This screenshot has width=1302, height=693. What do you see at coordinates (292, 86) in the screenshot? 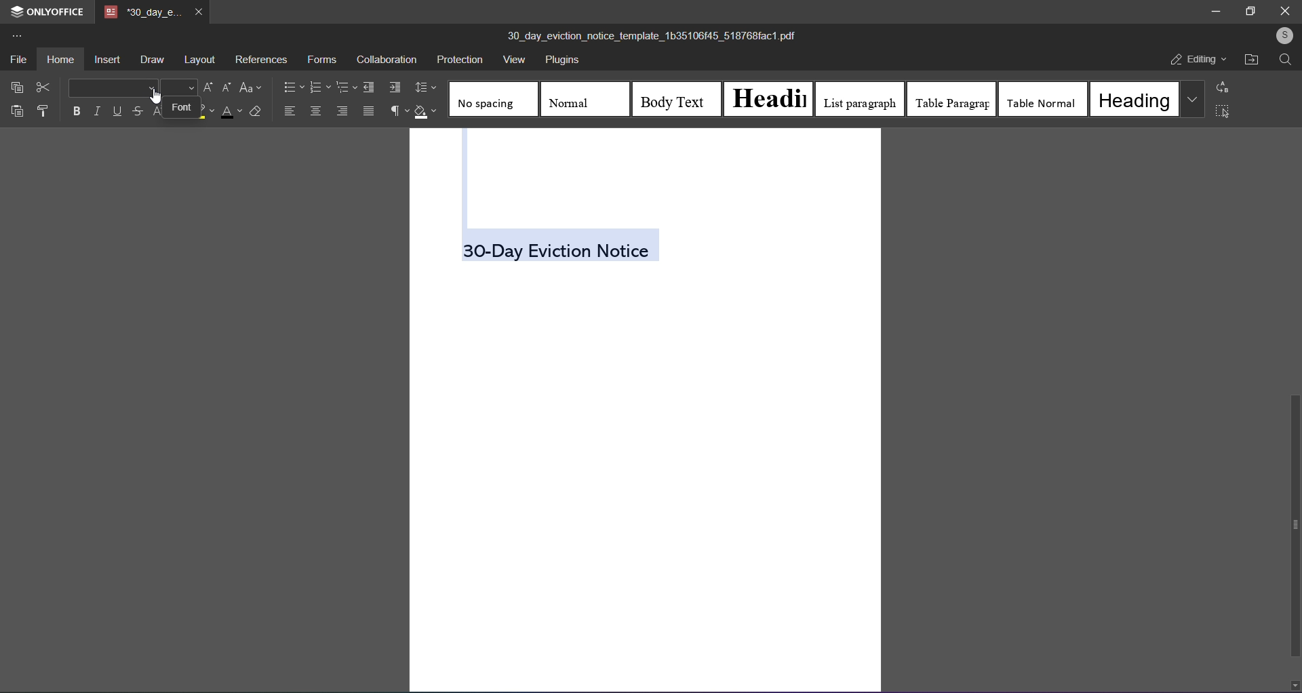
I see `bullets` at bounding box center [292, 86].